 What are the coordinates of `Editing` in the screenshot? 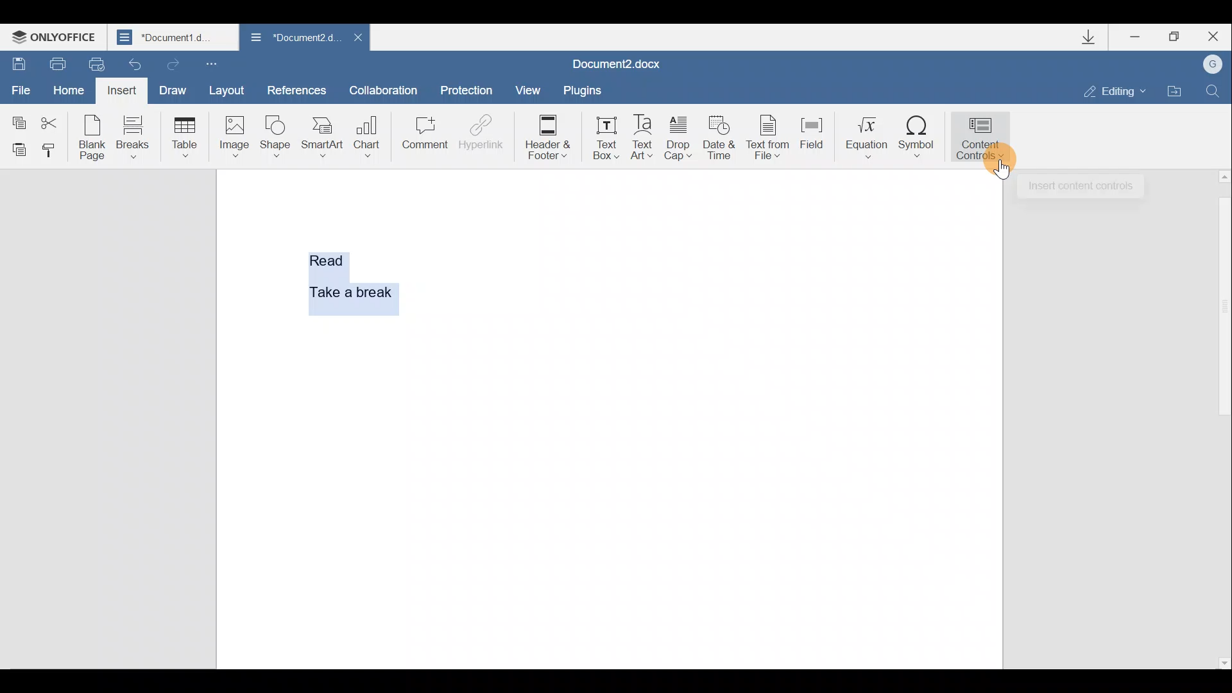 It's located at (1119, 91).